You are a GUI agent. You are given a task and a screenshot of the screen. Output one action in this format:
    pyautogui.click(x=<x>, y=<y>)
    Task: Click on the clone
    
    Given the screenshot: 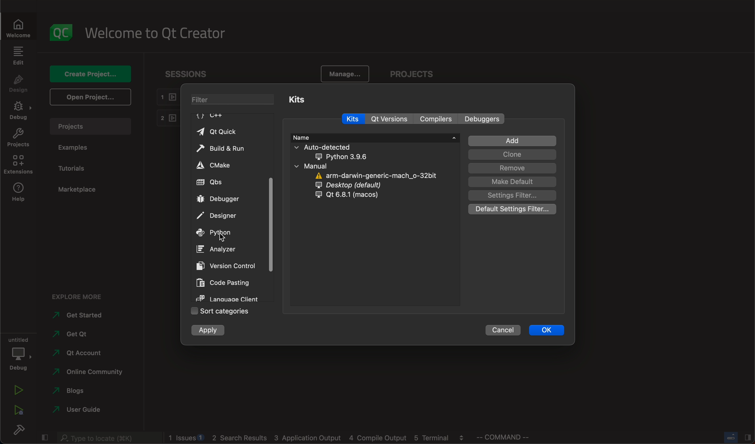 What is the action you would take?
    pyautogui.click(x=512, y=155)
    